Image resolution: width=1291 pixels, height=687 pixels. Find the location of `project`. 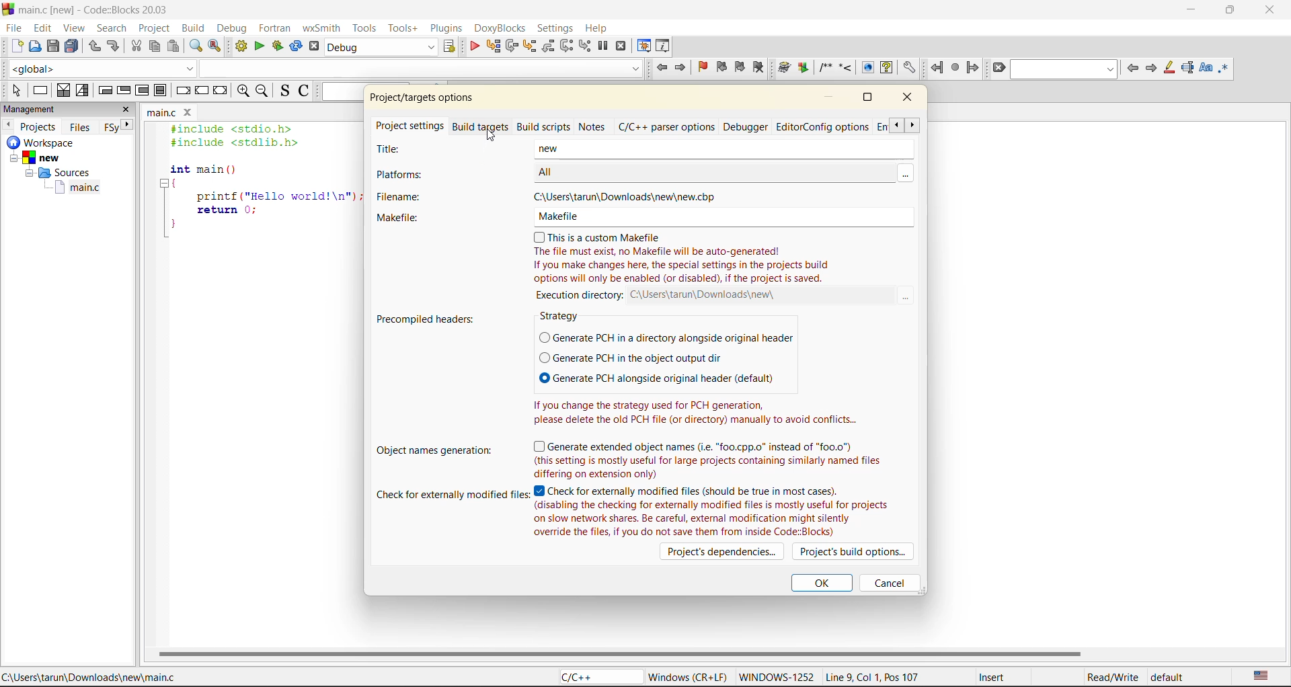

project is located at coordinates (154, 29).